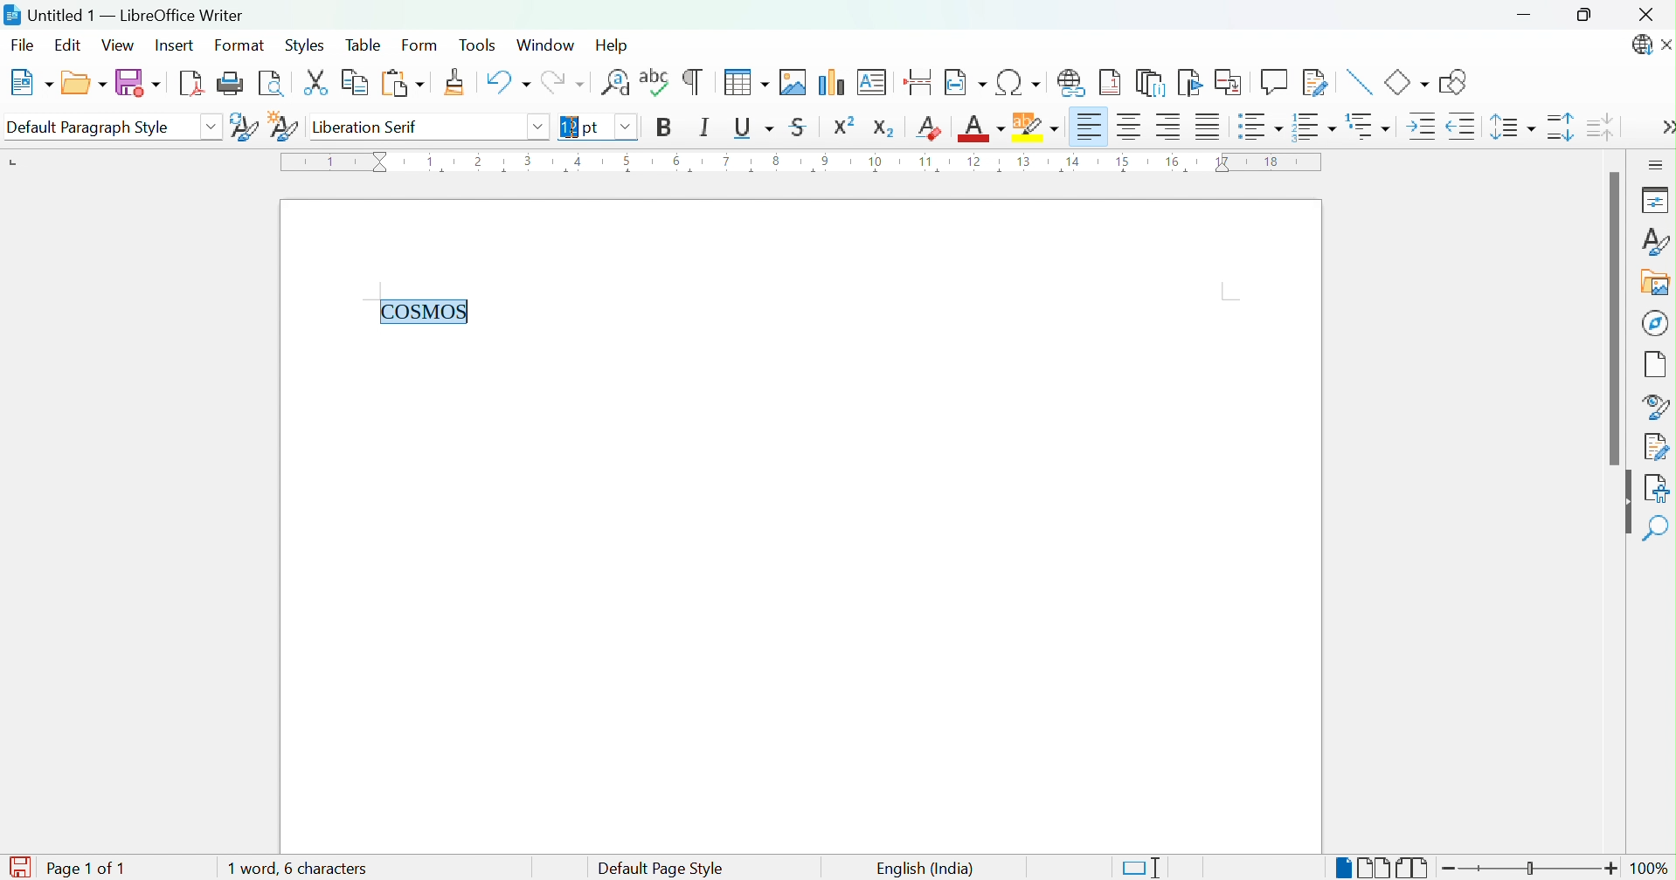  I want to click on Page, so click(1657, 363).